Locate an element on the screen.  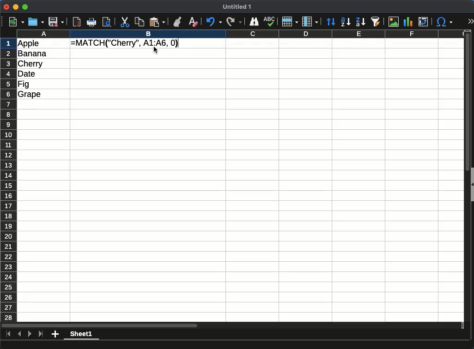
copy is located at coordinates (139, 22).